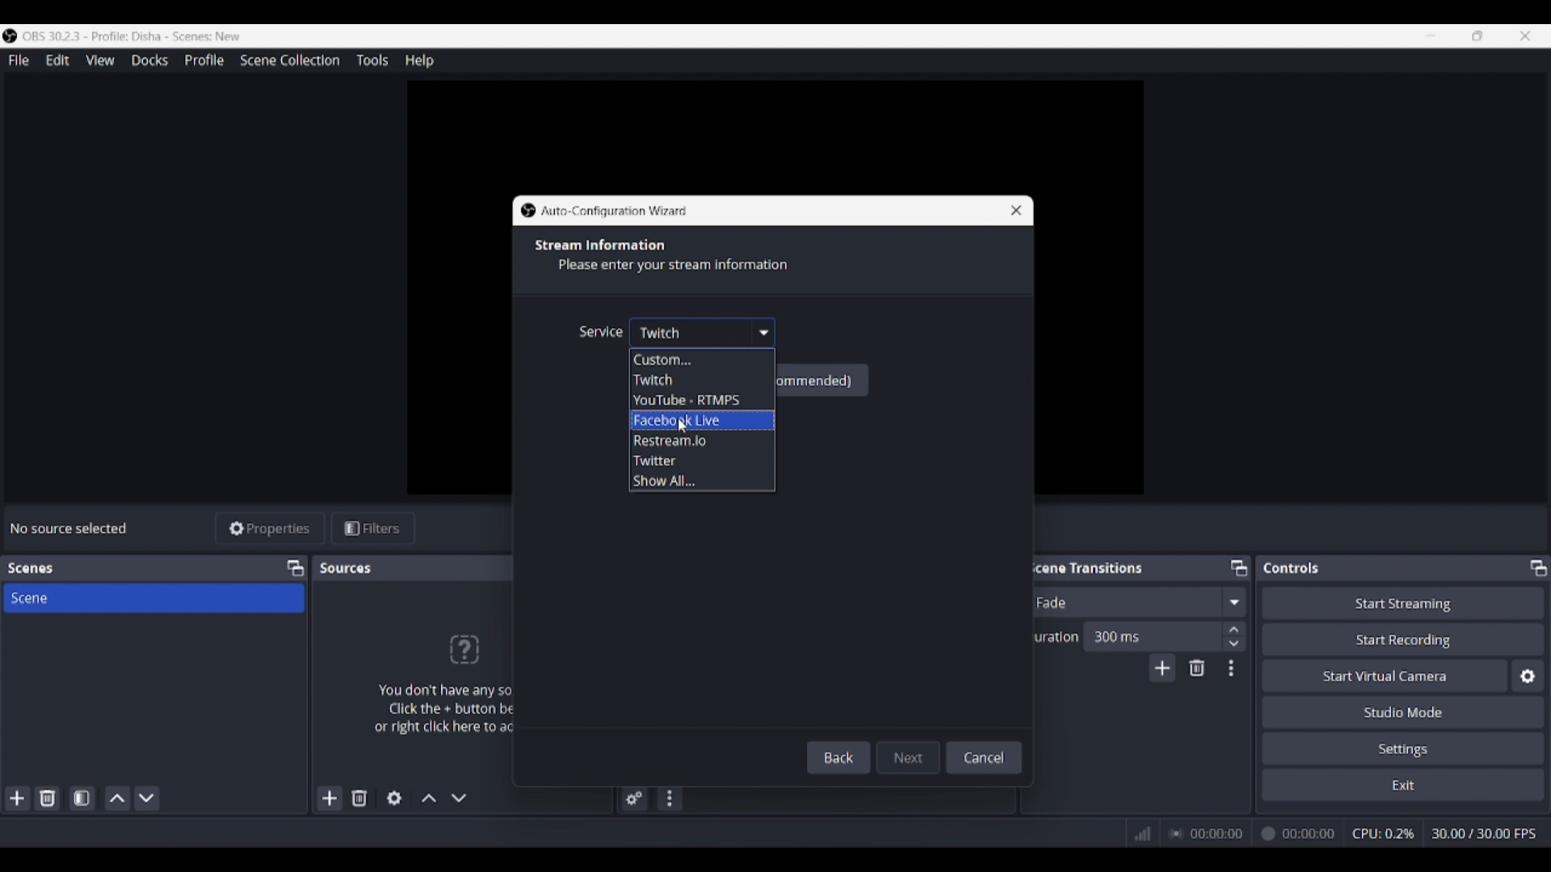 The height and width of the screenshot is (872, 1551). I want to click on Increase/Decrease duration, so click(1235, 635).